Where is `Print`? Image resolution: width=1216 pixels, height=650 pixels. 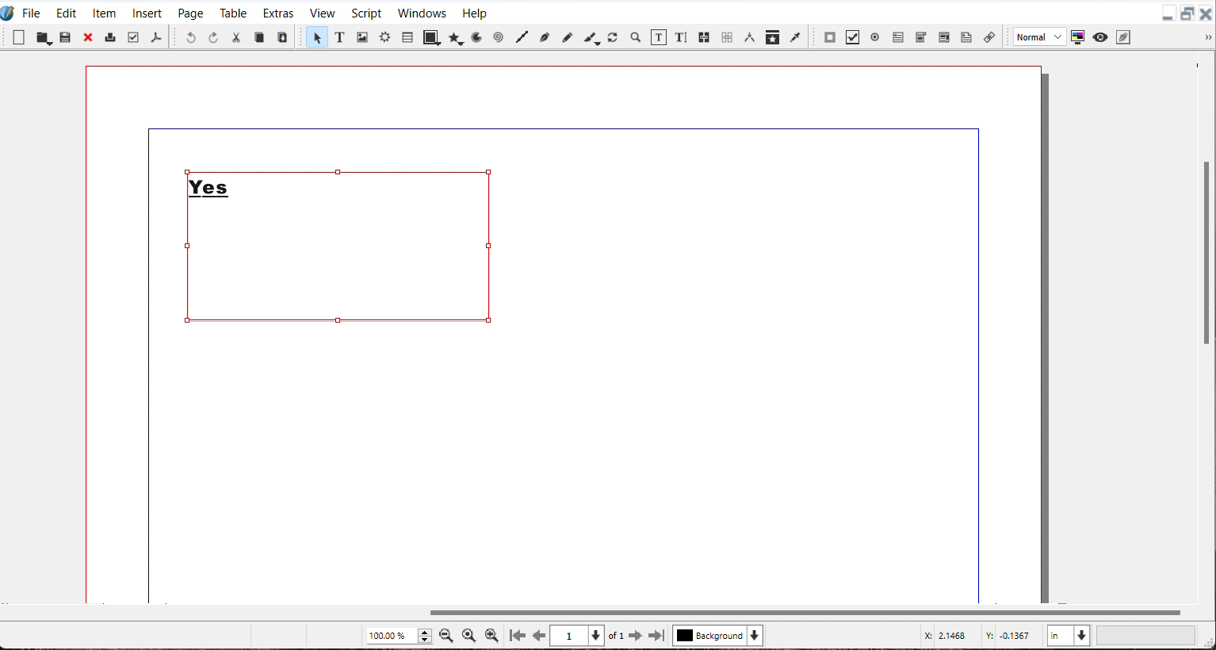
Print is located at coordinates (112, 36).